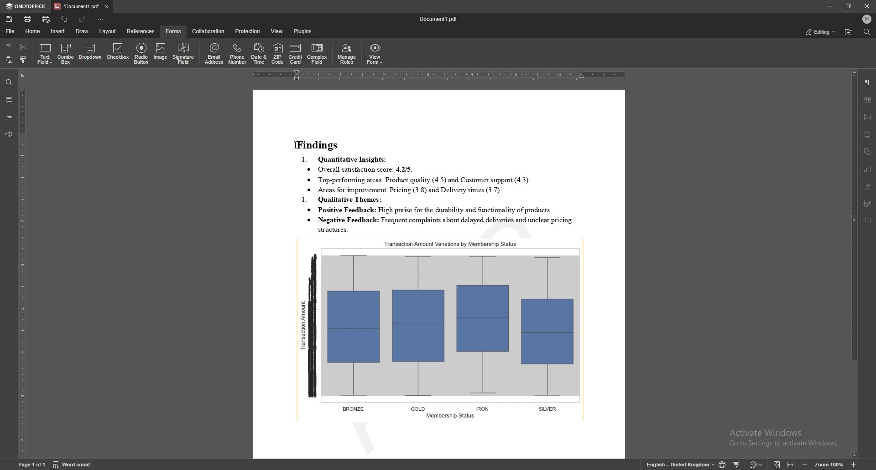 This screenshot has height=470, width=876. What do you see at coordinates (278, 31) in the screenshot?
I see `view` at bounding box center [278, 31].